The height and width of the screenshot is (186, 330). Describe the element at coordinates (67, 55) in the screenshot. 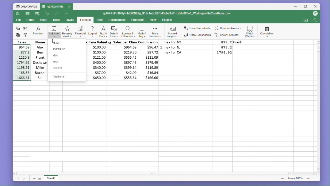

I see `min` at that location.